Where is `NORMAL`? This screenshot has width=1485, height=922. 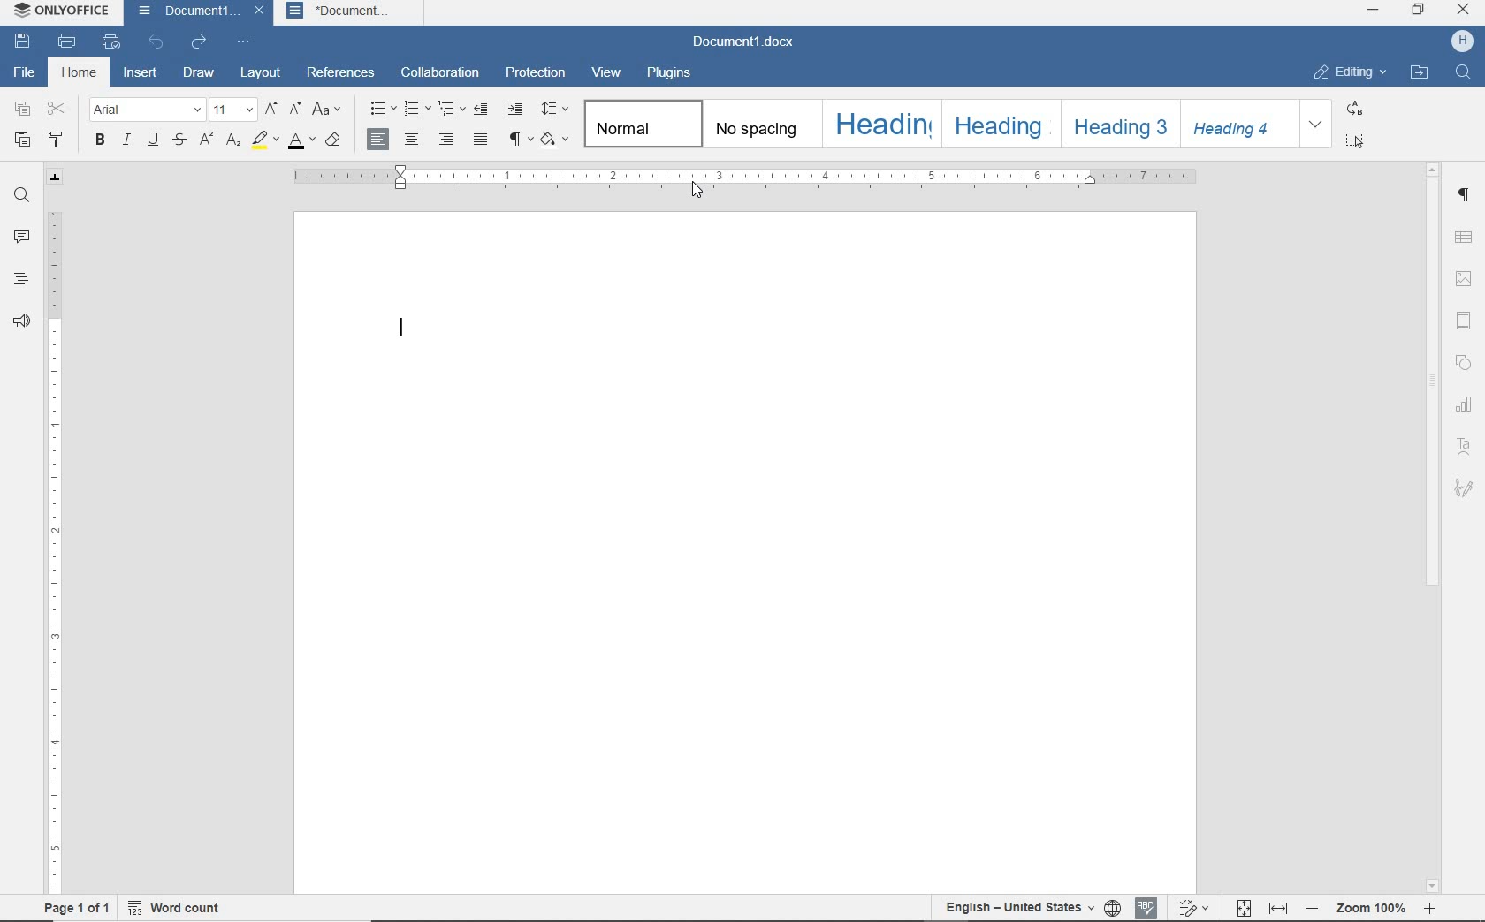
NORMAL is located at coordinates (639, 124).